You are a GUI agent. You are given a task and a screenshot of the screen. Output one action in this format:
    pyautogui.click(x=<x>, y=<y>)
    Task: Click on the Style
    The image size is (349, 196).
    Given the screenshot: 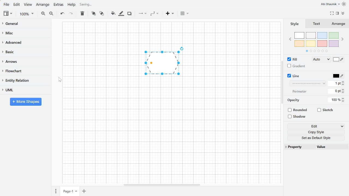 What is the action you would take?
    pyautogui.click(x=293, y=24)
    